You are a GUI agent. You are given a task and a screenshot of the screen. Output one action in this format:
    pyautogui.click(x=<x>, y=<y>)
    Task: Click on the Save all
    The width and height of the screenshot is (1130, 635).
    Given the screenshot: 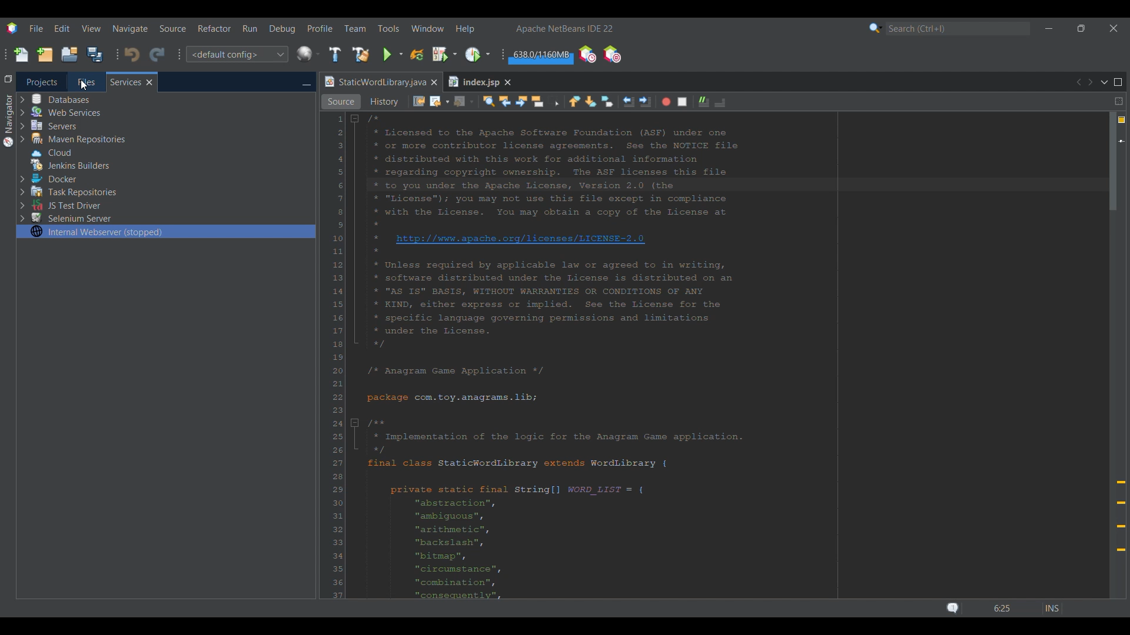 What is the action you would take?
    pyautogui.click(x=95, y=54)
    